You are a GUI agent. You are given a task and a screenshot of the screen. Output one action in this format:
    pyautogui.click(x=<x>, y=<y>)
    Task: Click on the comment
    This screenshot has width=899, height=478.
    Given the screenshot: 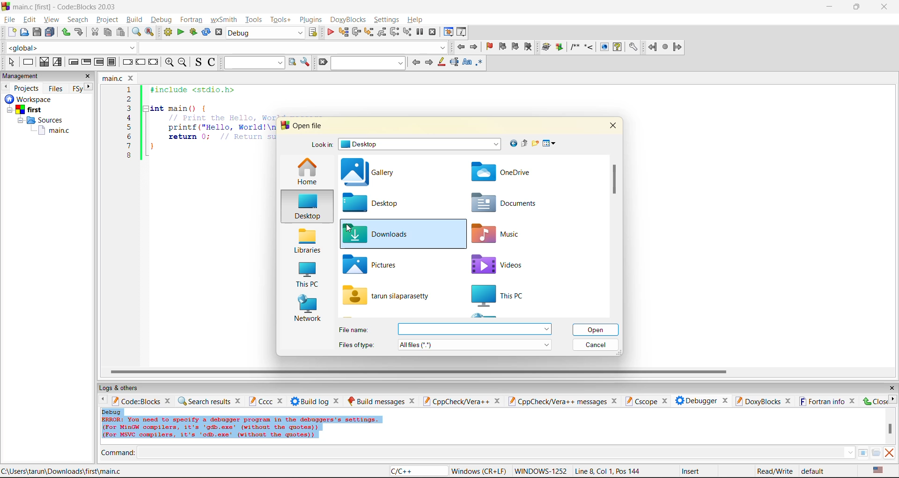 What is the action you would take?
    pyautogui.click(x=575, y=47)
    